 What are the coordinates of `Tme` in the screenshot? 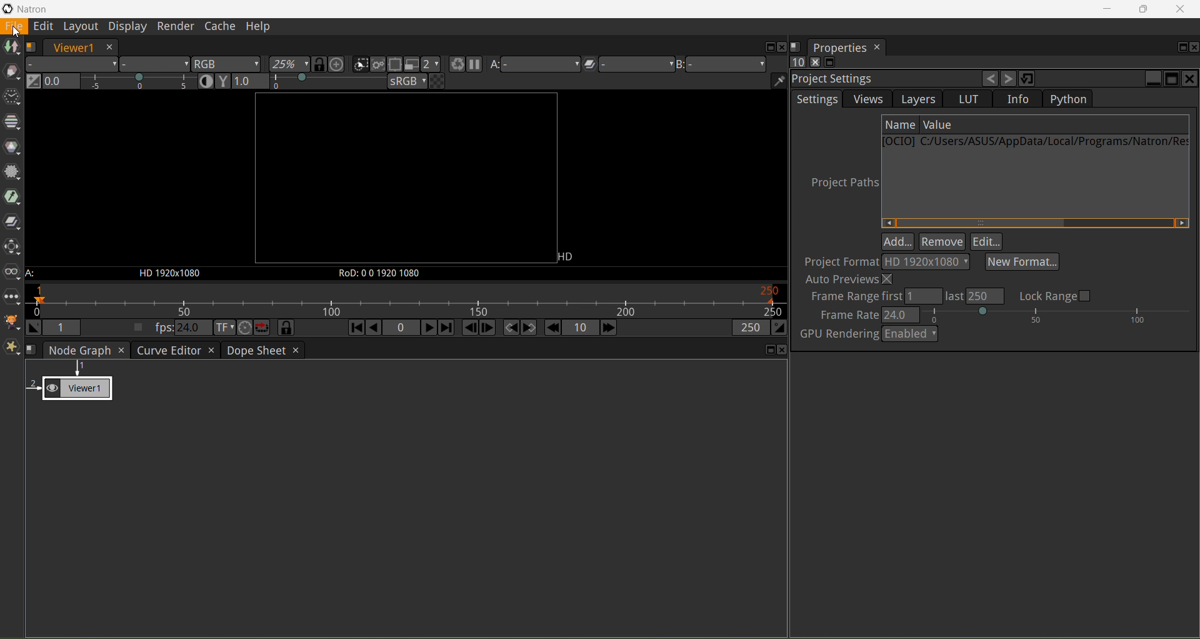 It's located at (12, 97).